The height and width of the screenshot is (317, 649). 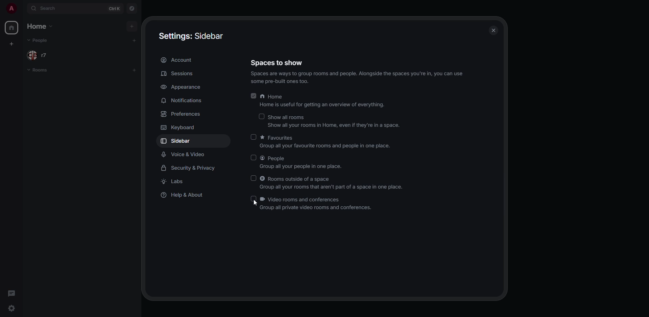 What do you see at coordinates (322, 100) in the screenshot?
I see `A Home
Home is useful for getting an overview of everything.` at bounding box center [322, 100].